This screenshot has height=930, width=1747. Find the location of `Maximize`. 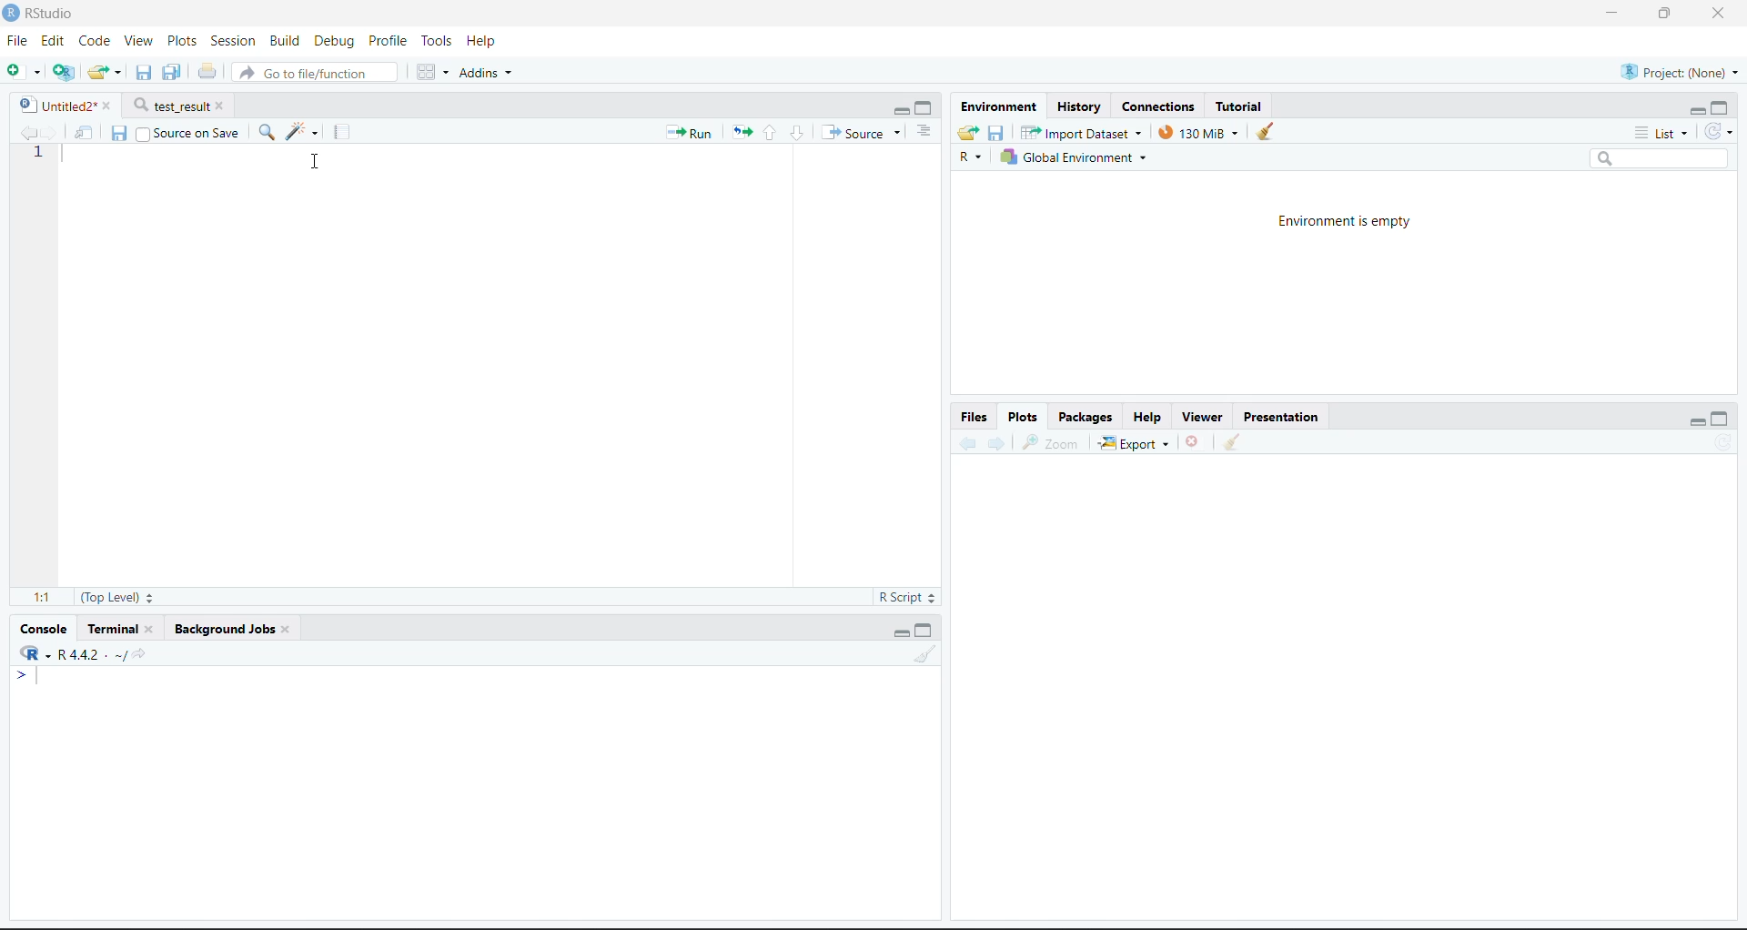

Maximize is located at coordinates (925, 631).